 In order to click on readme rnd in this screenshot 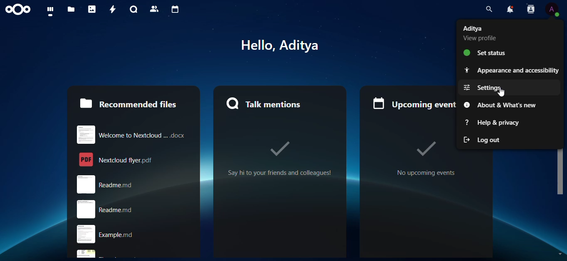, I will do `click(129, 209)`.